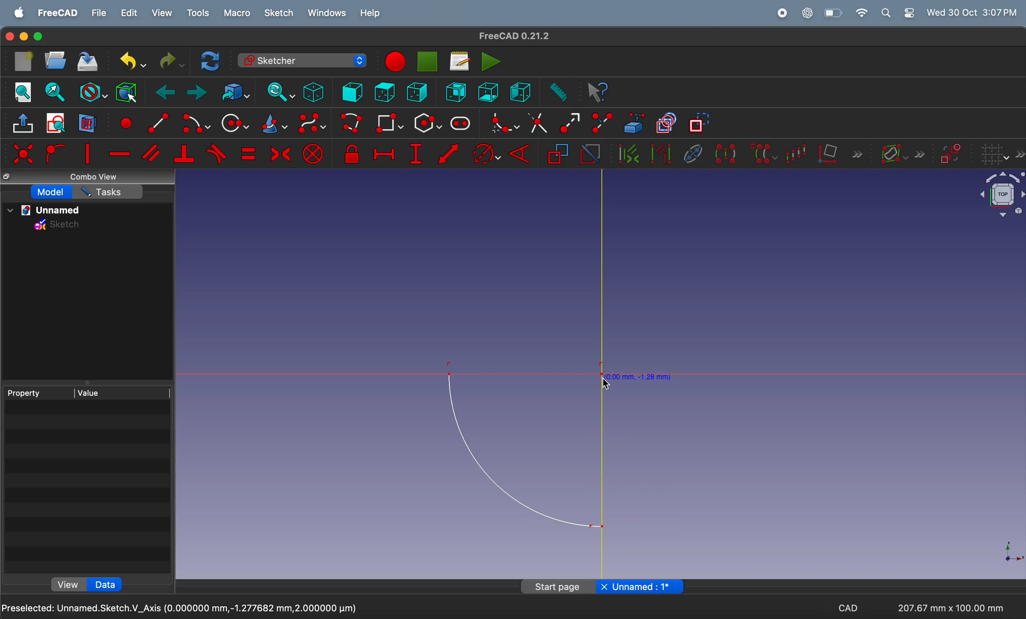  Describe the element at coordinates (38, 392) in the screenshot. I see `property` at that location.